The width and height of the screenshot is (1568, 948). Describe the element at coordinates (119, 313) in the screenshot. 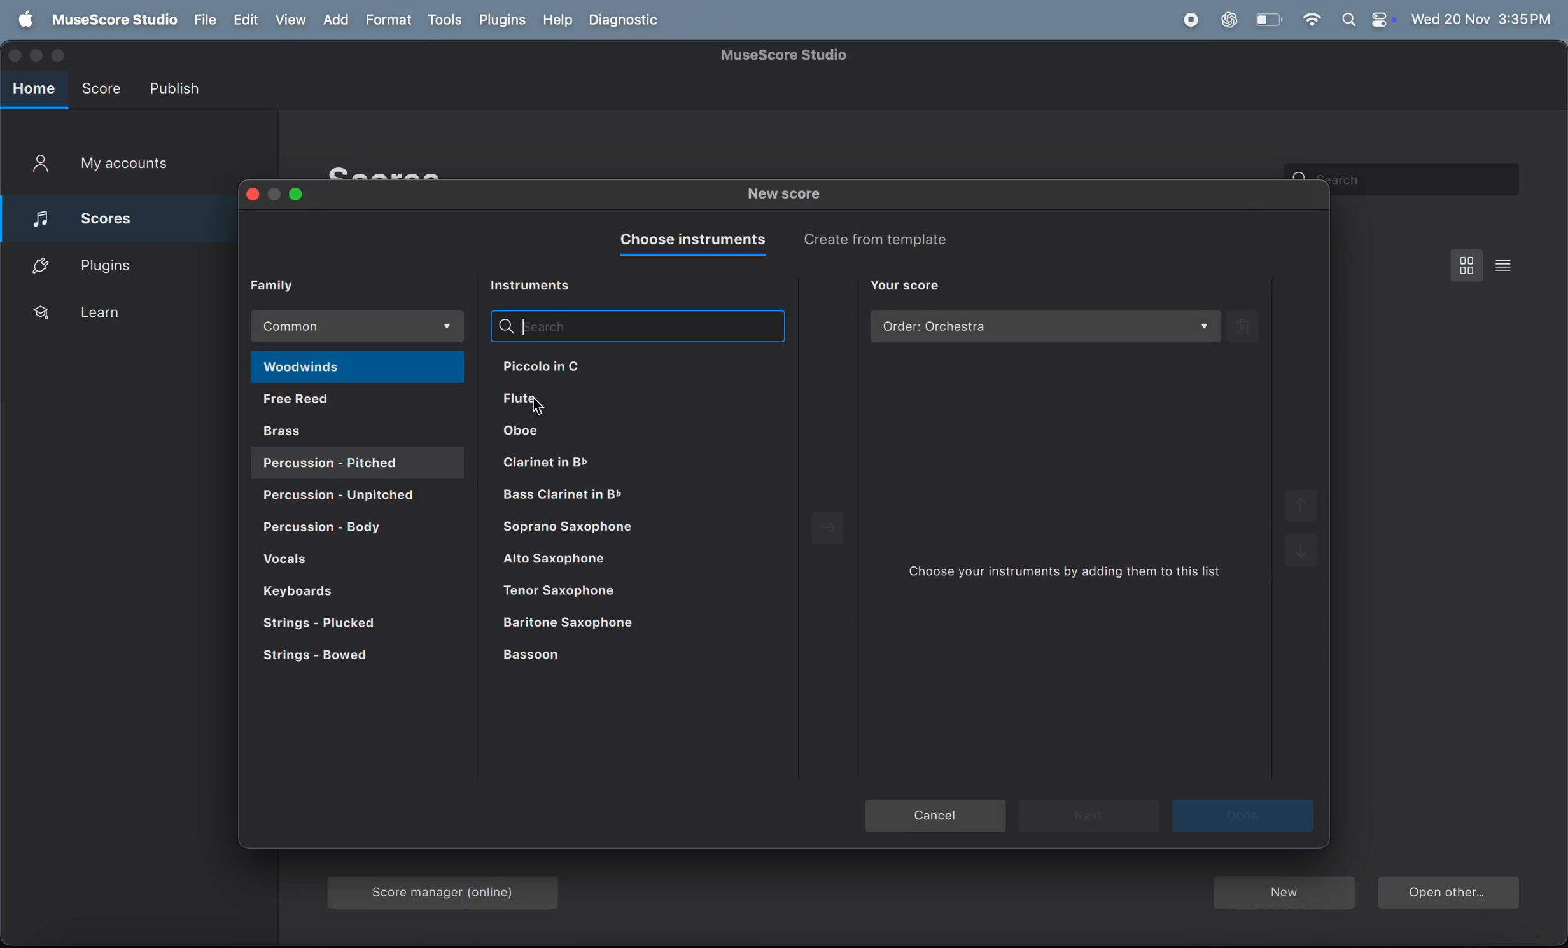

I see `learn` at that location.